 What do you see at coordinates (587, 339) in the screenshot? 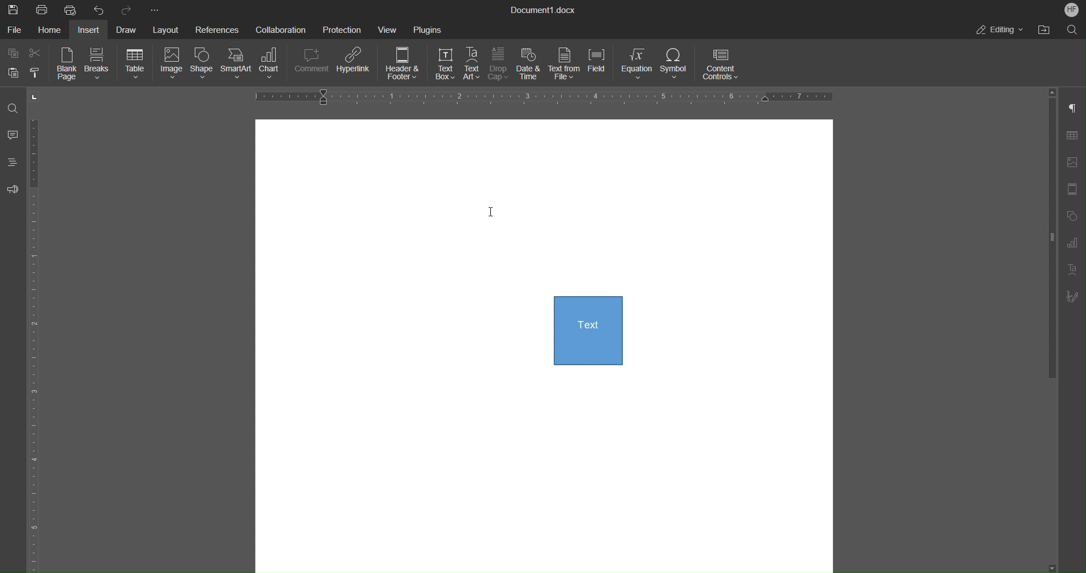
I see `Text` at bounding box center [587, 339].